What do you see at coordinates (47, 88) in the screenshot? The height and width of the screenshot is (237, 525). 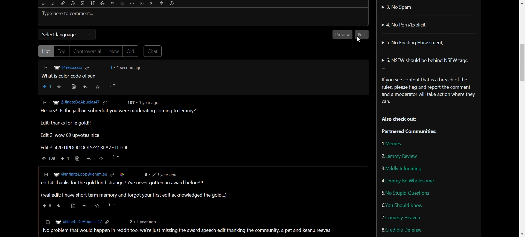 I see `Upvote` at bounding box center [47, 88].